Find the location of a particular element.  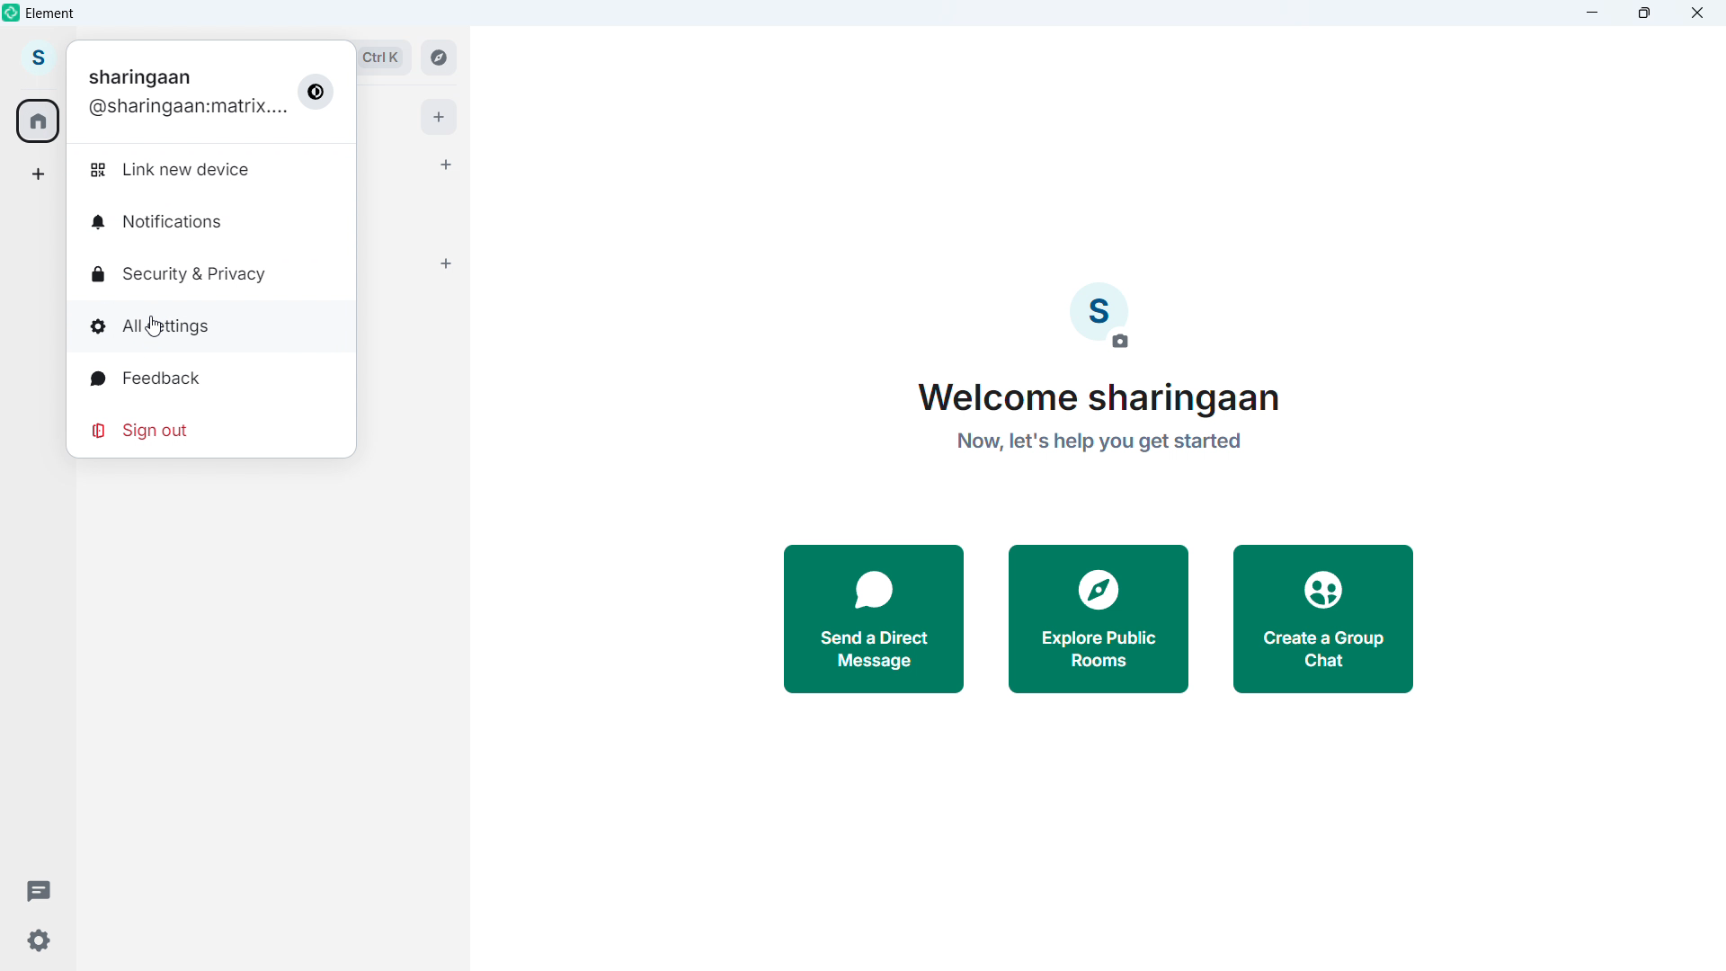

Now, let's help you get started is located at coordinates (1099, 442).